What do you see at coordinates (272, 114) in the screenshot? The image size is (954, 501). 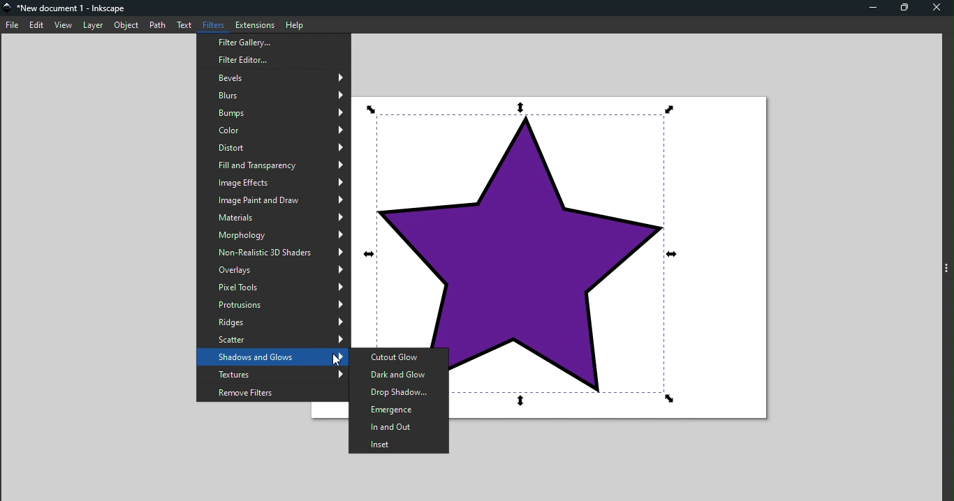 I see `Bumps` at bounding box center [272, 114].